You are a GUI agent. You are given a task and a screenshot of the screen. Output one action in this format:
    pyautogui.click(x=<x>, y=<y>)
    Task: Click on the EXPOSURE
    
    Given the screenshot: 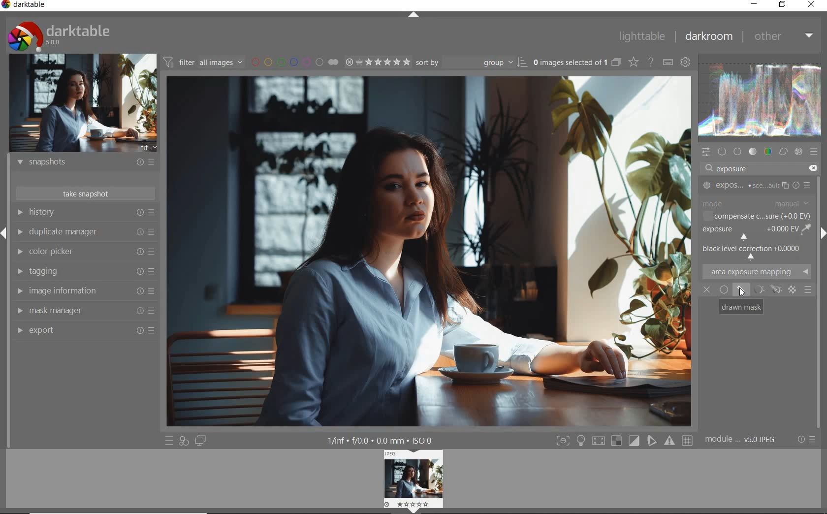 What is the action you would take?
    pyautogui.click(x=749, y=232)
    